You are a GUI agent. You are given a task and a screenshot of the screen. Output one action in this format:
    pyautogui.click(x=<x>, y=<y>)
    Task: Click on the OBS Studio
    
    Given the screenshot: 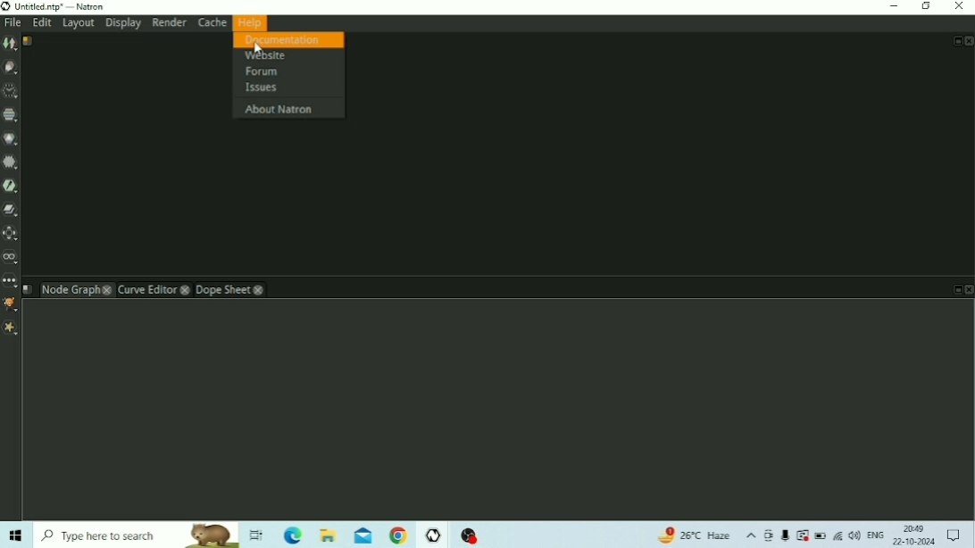 What is the action you would take?
    pyautogui.click(x=472, y=536)
    